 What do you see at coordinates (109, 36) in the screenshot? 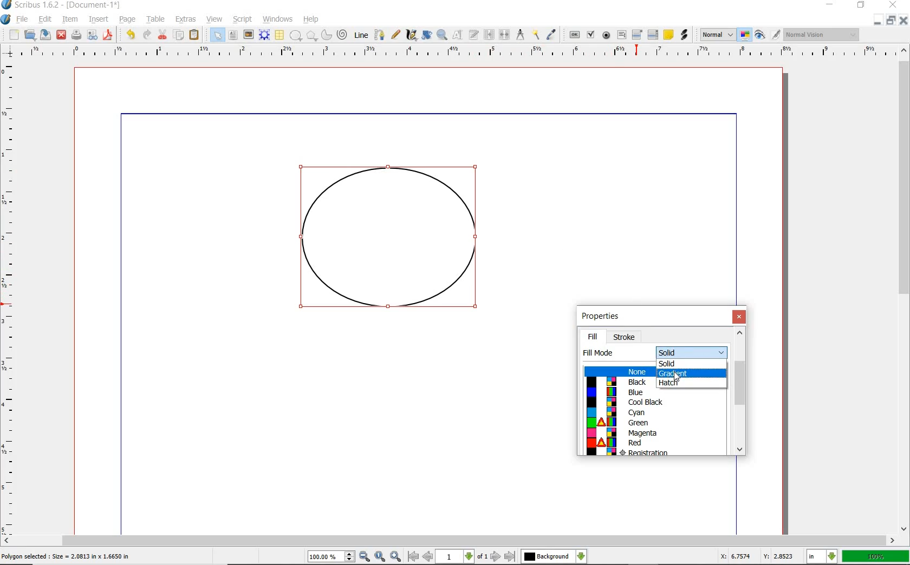
I see `SAVE AS PDF` at bounding box center [109, 36].